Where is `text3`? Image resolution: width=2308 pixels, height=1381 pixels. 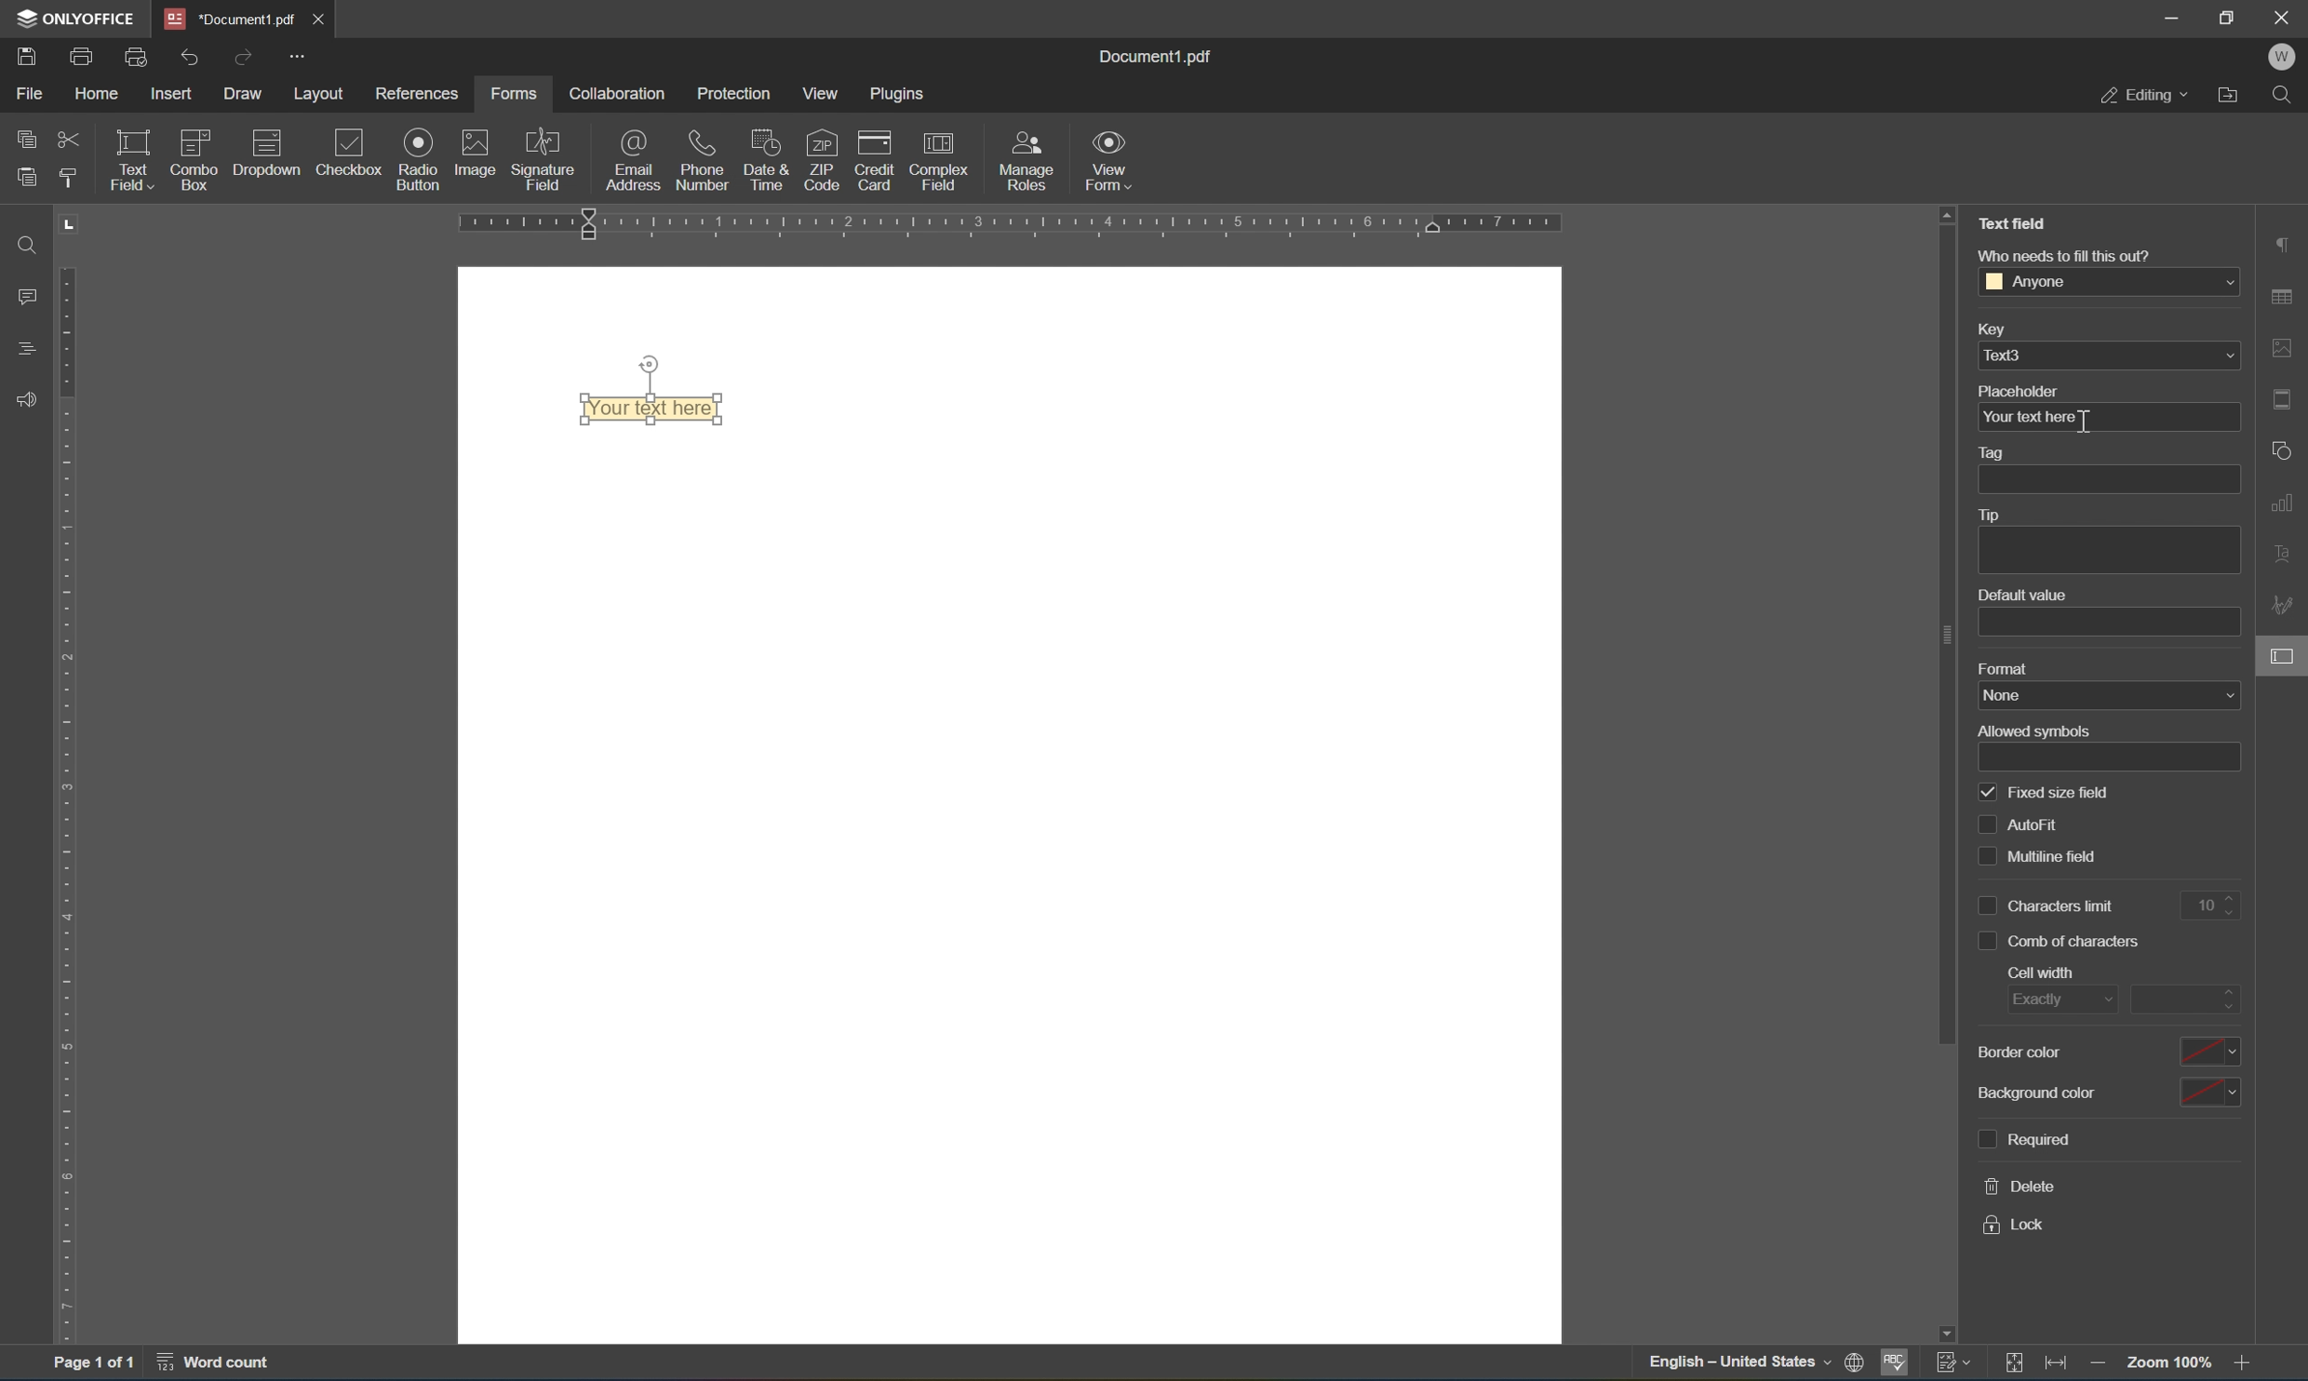 text3 is located at coordinates (2113, 356).